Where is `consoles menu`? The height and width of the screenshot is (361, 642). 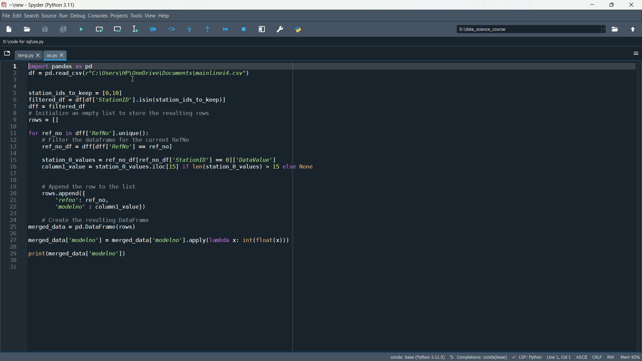 consoles menu is located at coordinates (98, 15).